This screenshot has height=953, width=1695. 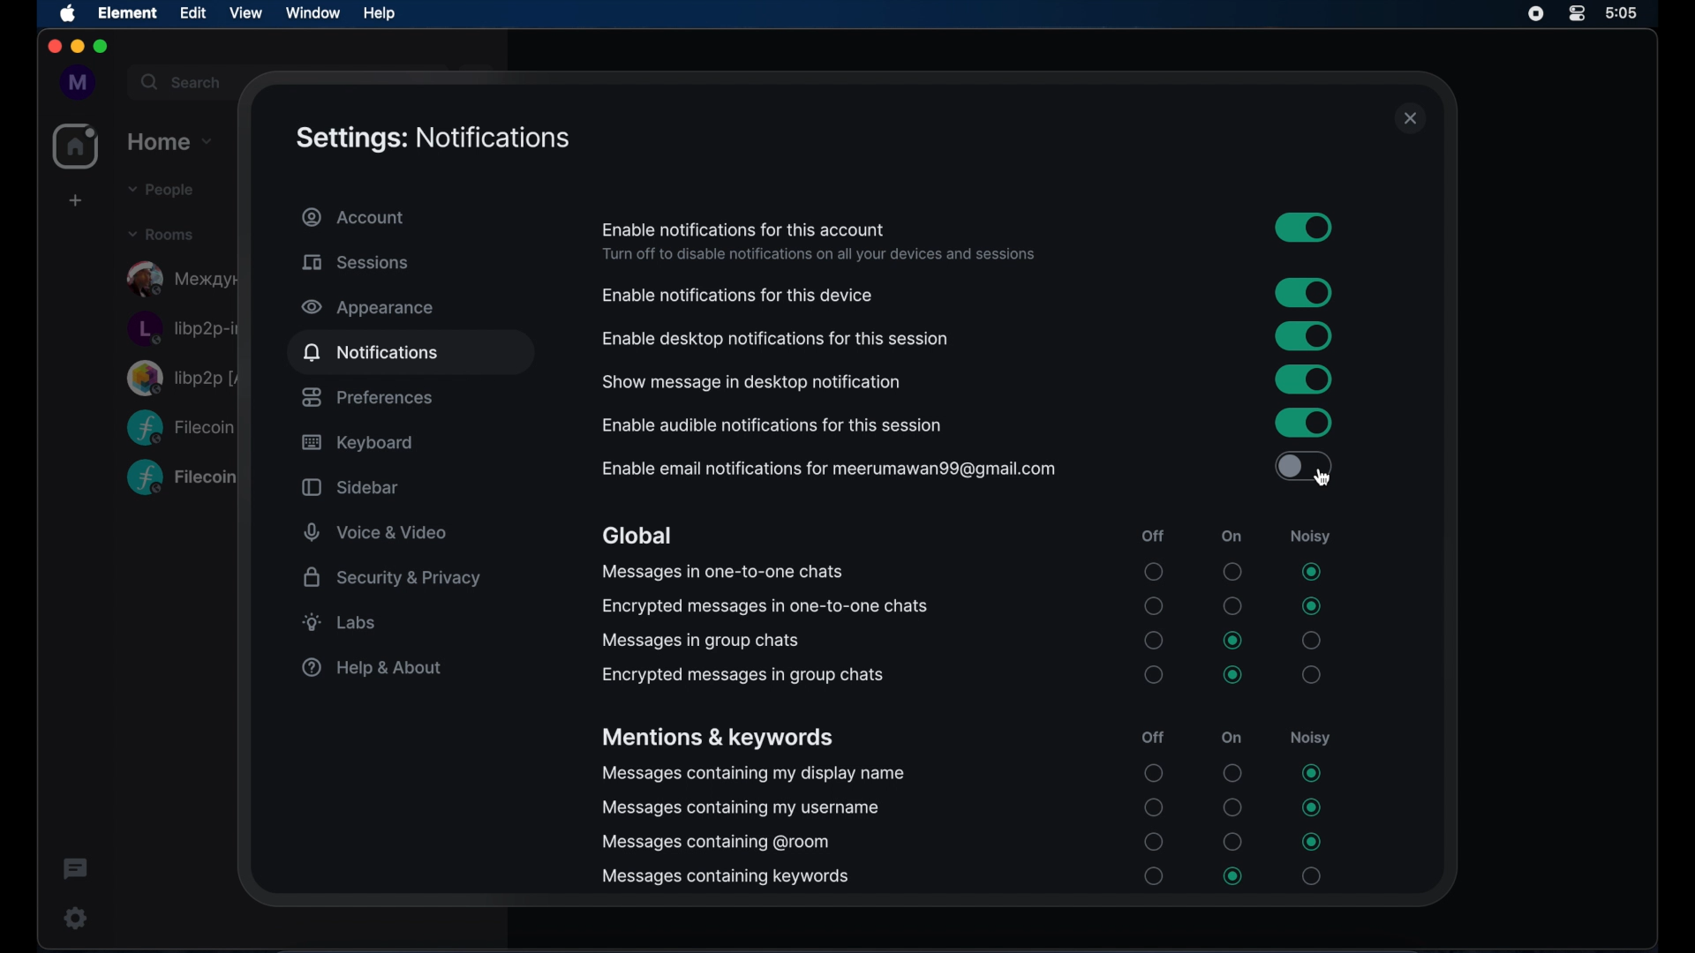 What do you see at coordinates (366, 397) in the screenshot?
I see `preferences` at bounding box center [366, 397].